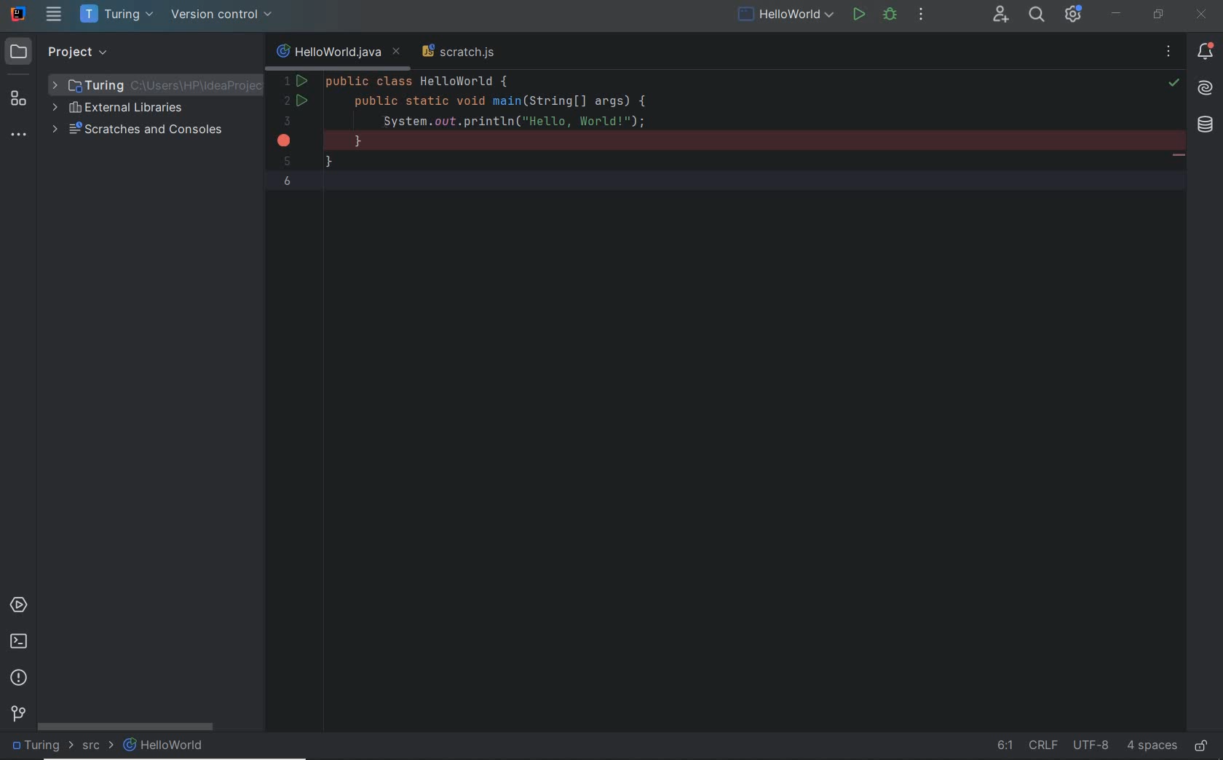 The height and width of the screenshot is (760, 1223). Describe the element at coordinates (1037, 15) in the screenshot. I see `search everywhere` at that location.